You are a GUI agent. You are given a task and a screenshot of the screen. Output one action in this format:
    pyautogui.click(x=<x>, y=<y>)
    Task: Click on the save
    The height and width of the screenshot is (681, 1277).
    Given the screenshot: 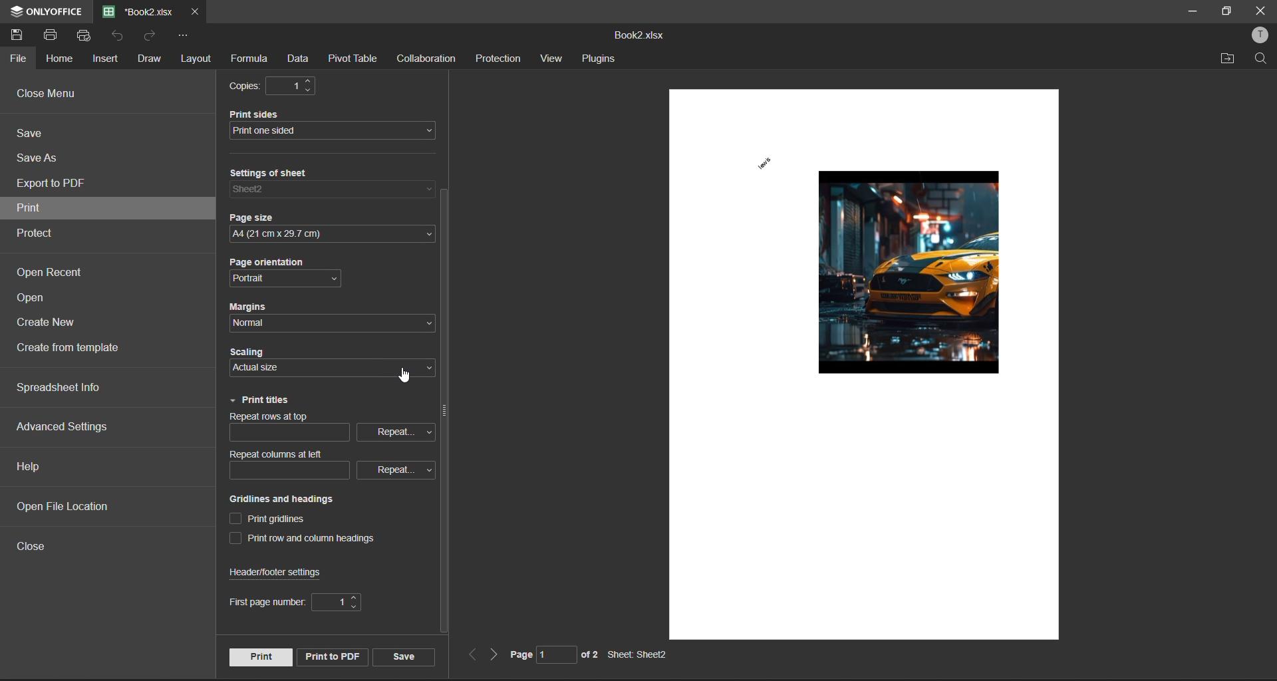 What is the action you would take?
    pyautogui.click(x=404, y=656)
    